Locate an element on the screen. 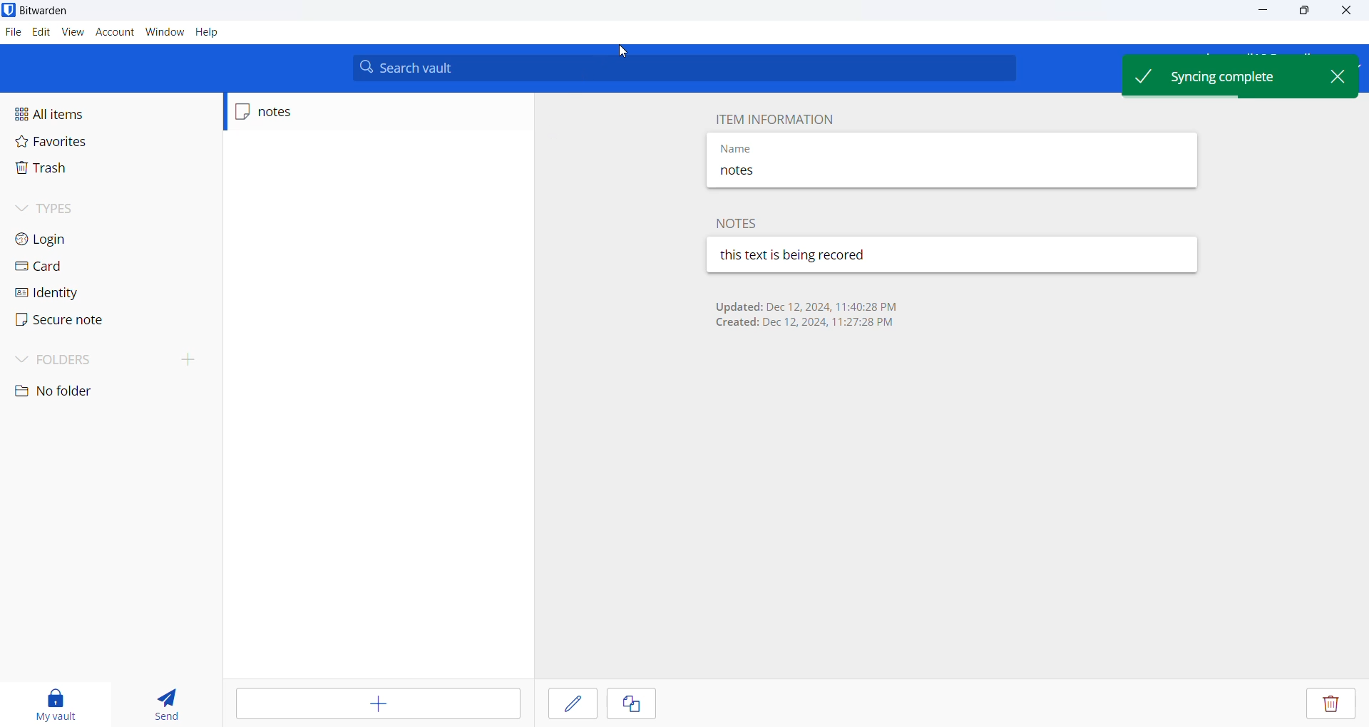  all items is located at coordinates (74, 114).